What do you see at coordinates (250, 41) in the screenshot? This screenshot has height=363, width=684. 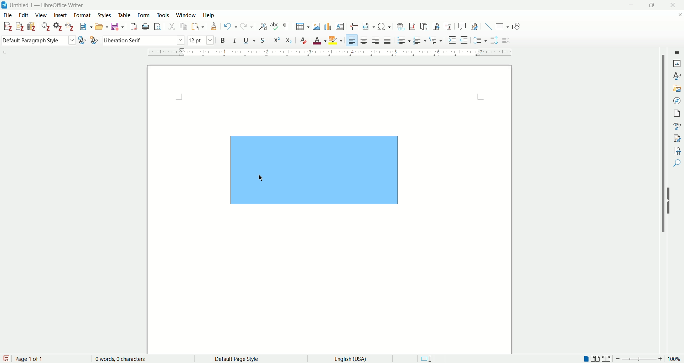 I see `underline` at bounding box center [250, 41].